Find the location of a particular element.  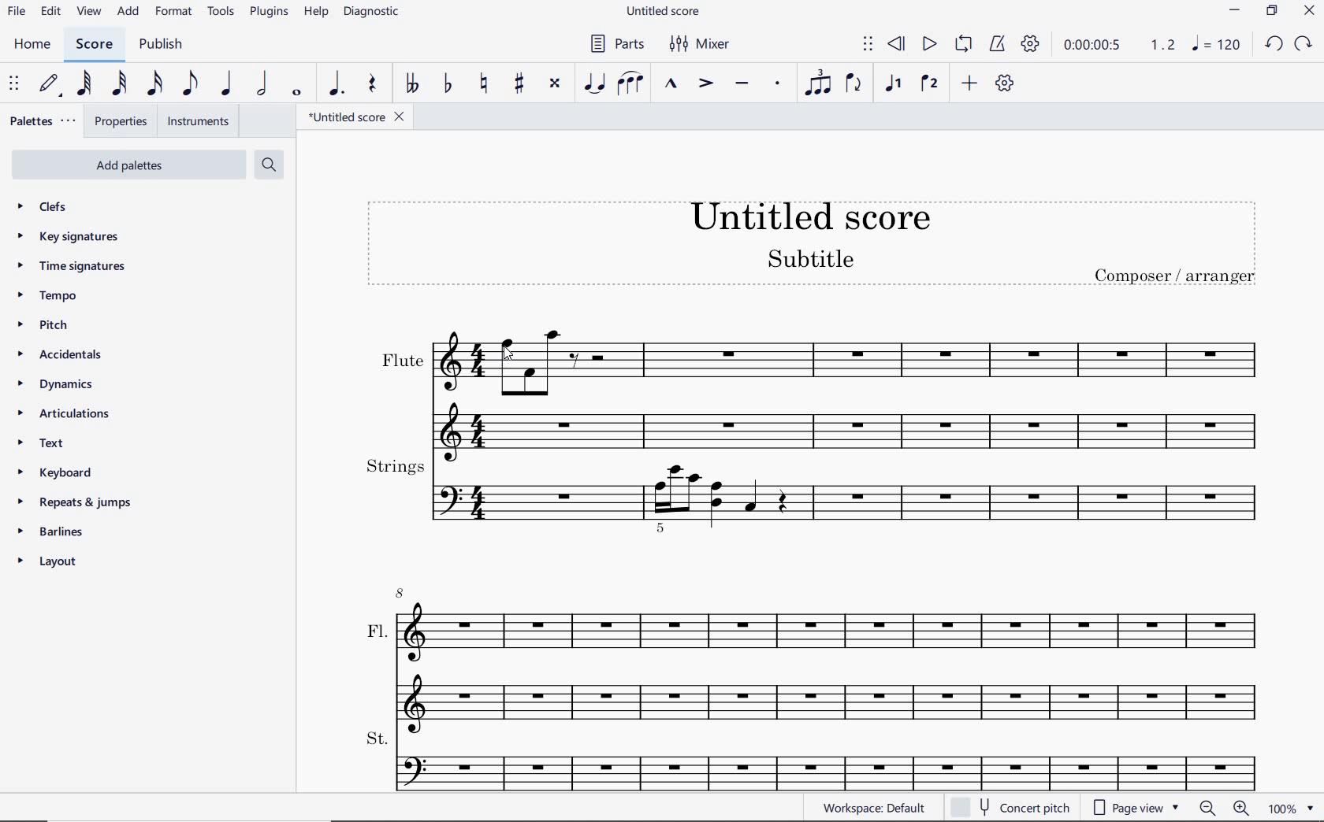

TOGGLE DOUBLE-FLAT is located at coordinates (412, 84).